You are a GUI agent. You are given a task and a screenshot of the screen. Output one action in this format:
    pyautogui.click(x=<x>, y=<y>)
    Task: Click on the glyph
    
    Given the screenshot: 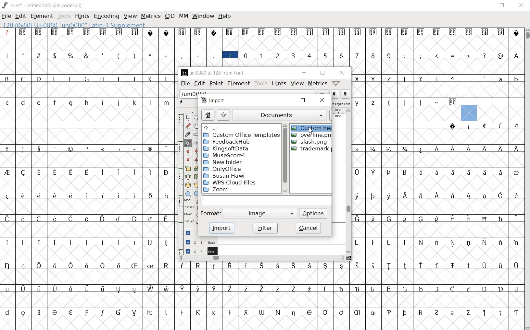 What is the action you would take?
    pyautogui.click(x=23, y=265)
    